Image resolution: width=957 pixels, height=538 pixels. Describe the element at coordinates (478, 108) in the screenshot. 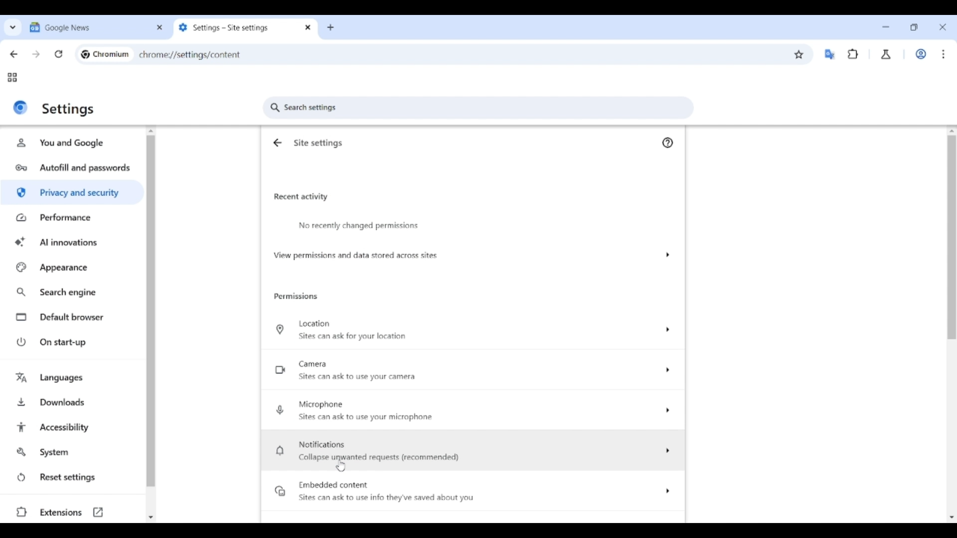

I see `Search settings` at that location.